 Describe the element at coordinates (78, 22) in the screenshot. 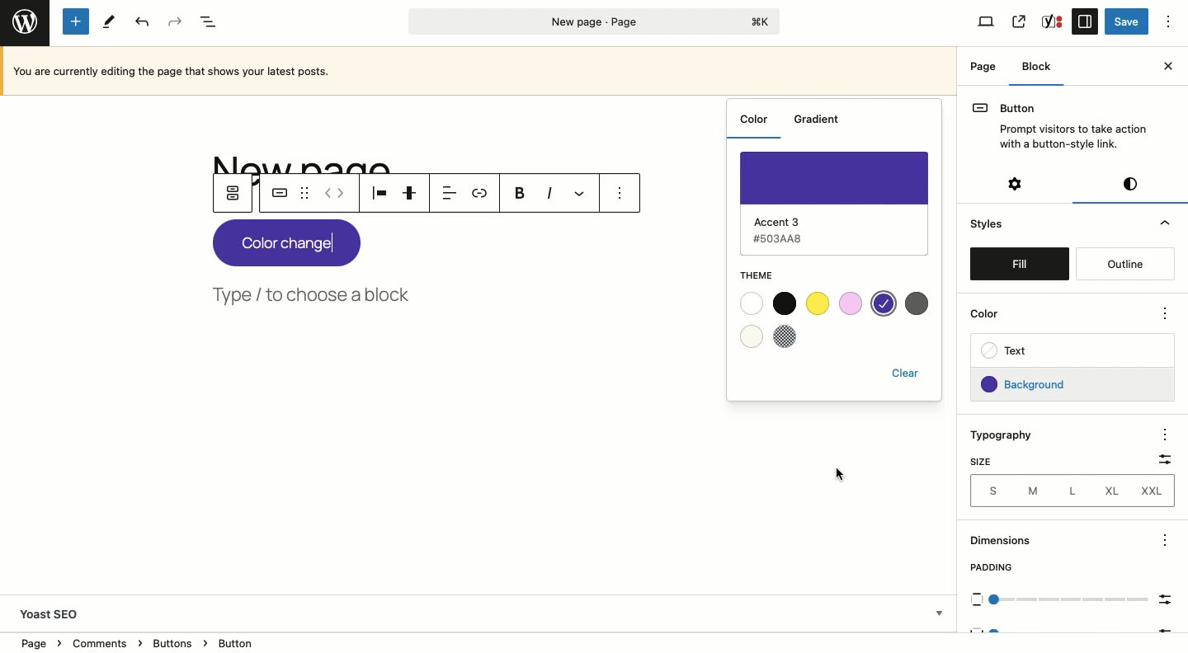

I see `Add new block` at that location.